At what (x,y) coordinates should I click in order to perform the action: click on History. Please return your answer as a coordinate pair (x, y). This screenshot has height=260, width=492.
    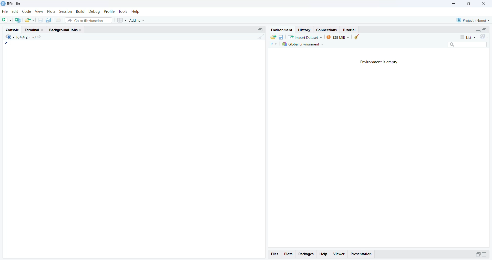
    Looking at the image, I should click on (304, 30).